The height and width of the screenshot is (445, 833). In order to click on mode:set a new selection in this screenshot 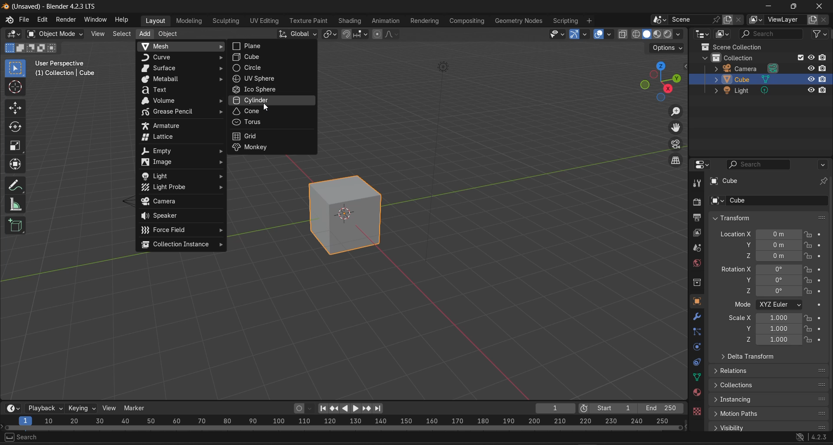, I will do `click(9, 48)`.